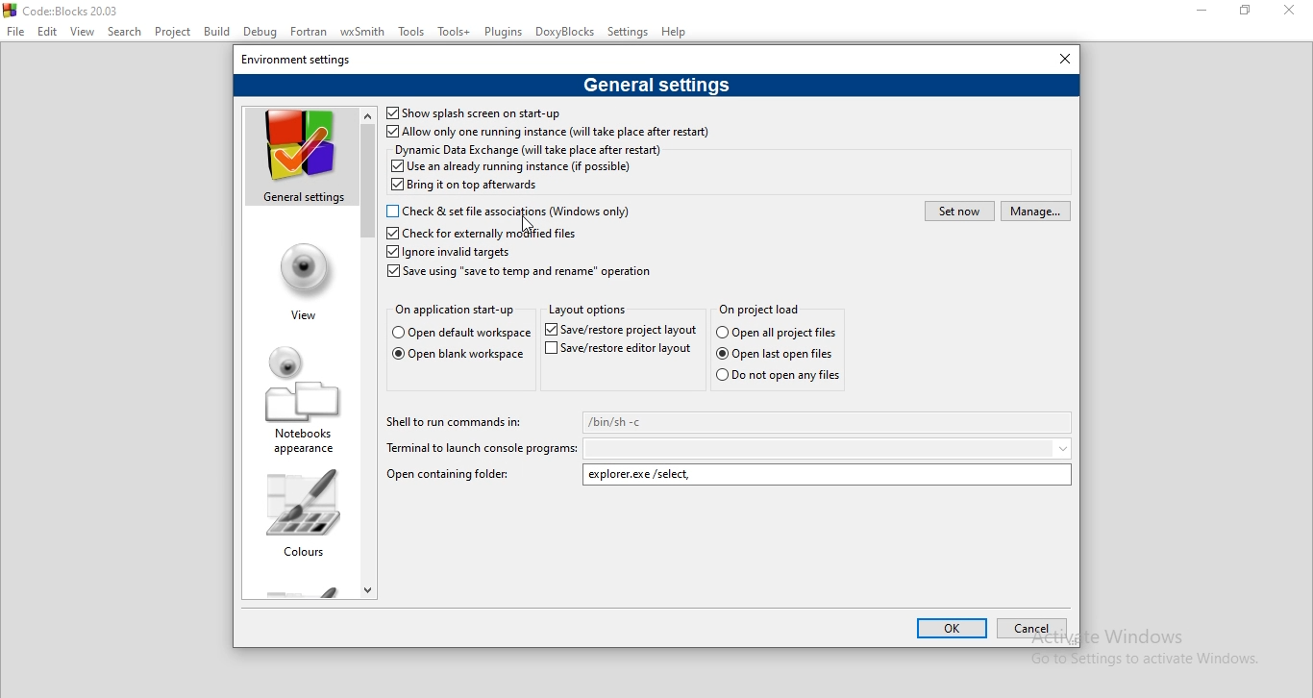  Describe the element at coordinates (260, 33) in the screenshot. I see `Debug` at that location.